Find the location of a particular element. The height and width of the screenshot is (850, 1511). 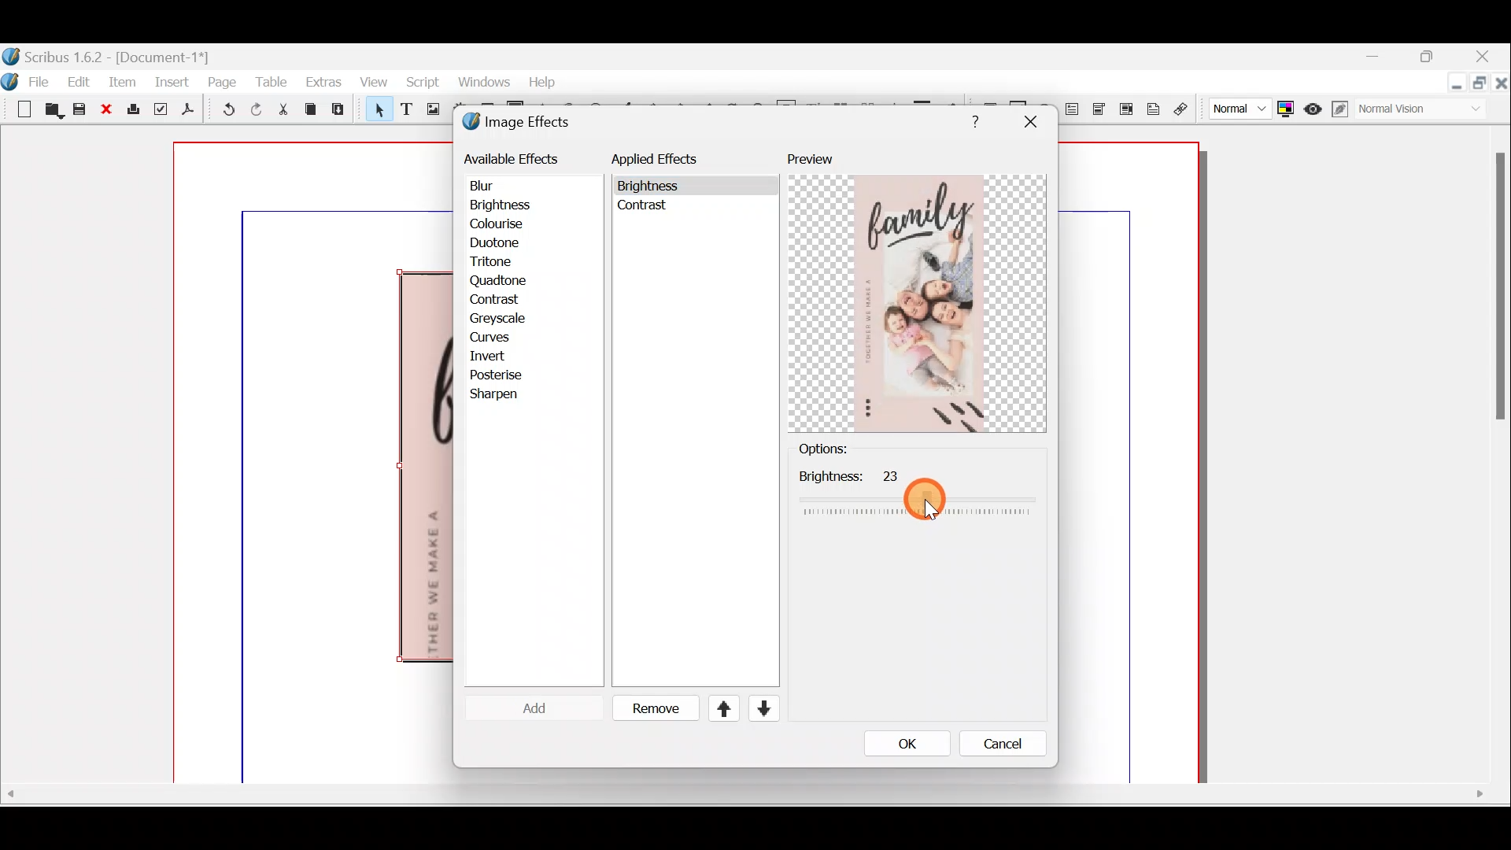

Close is located at coordinates (1484, 58).